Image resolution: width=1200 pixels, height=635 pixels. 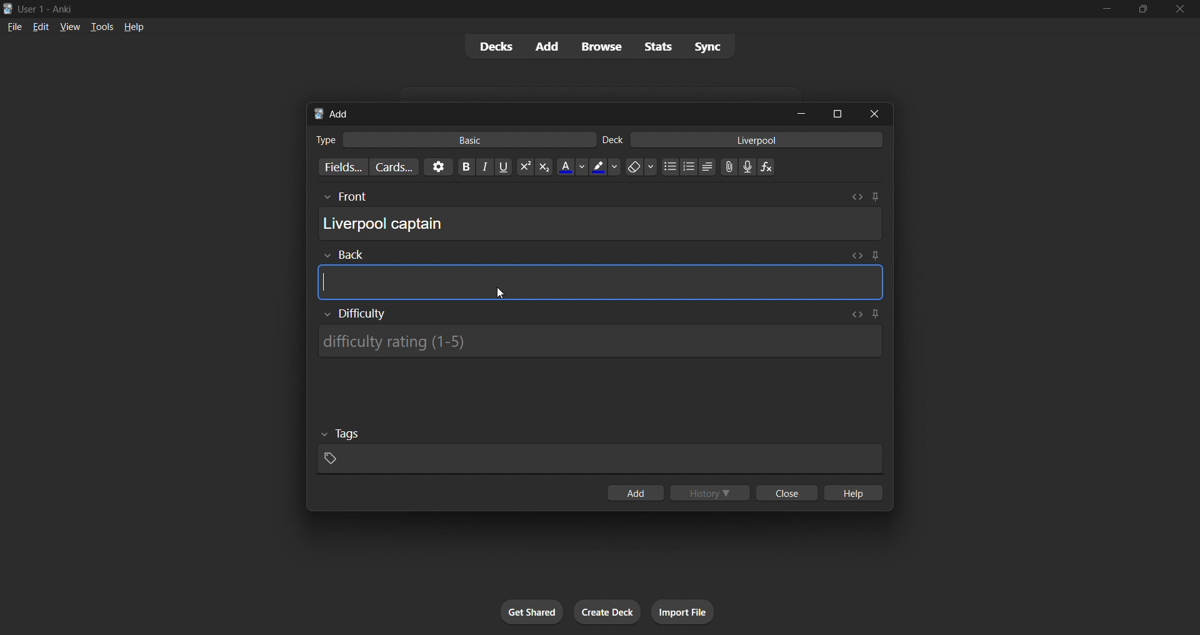 I want to click on close, so click(x=787, y=492).